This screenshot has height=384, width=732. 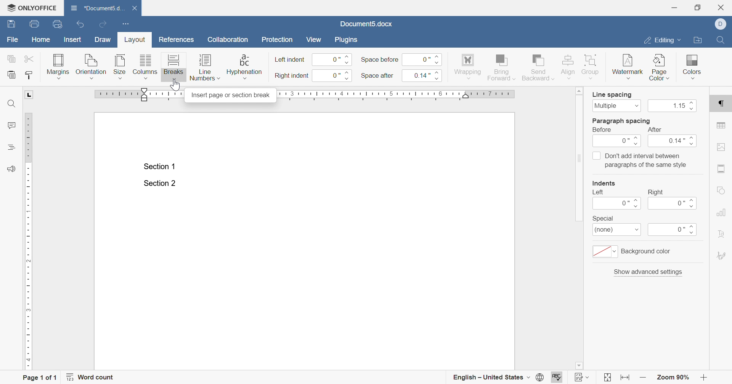 I want to click on 0, so click(x=423, y=59).